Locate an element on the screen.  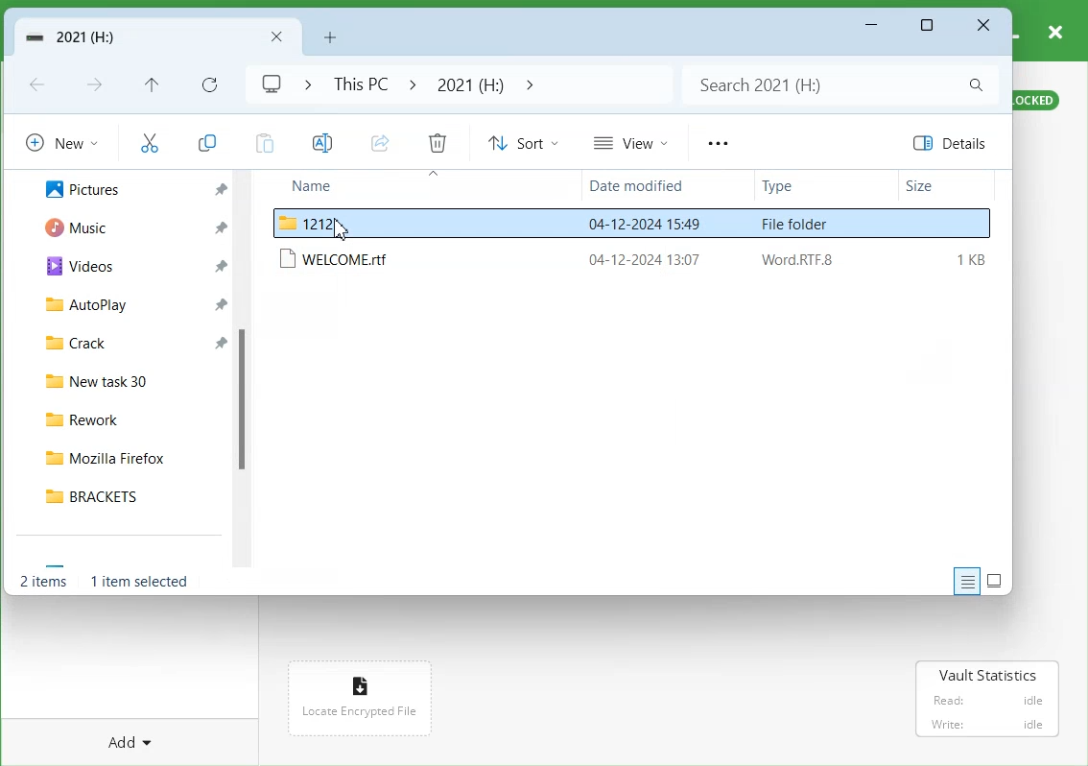
Pin a file is located at coordinates (220, 227).